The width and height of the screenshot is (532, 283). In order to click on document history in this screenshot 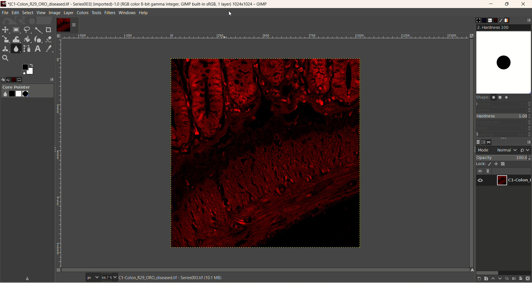, I will do `click(495, 20)`.